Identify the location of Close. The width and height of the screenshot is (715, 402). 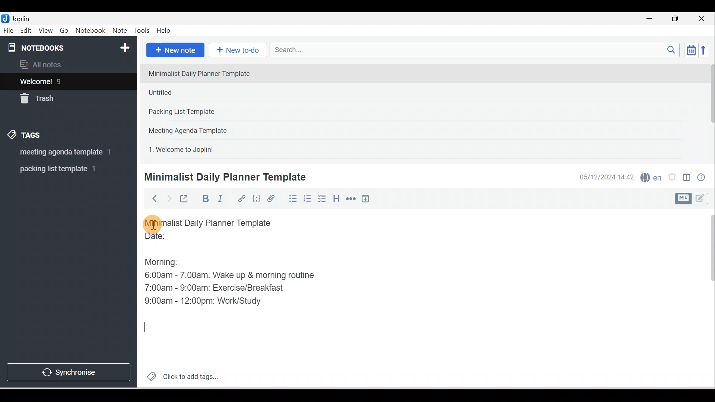
(703, 19).